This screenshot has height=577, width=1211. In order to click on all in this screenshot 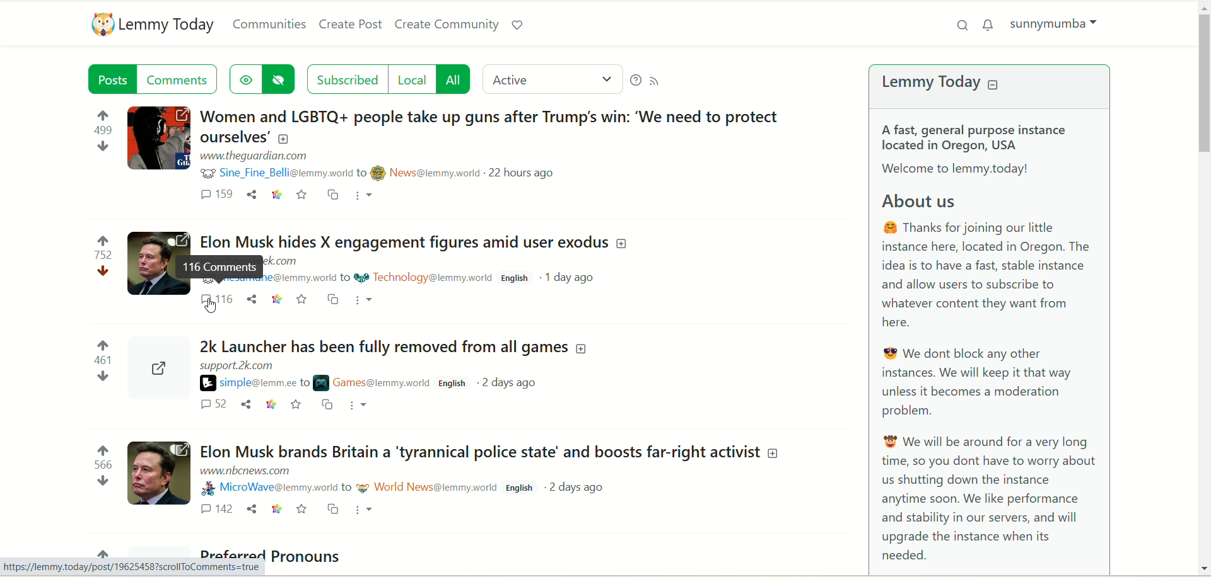, I will do `click(453, 79)`.